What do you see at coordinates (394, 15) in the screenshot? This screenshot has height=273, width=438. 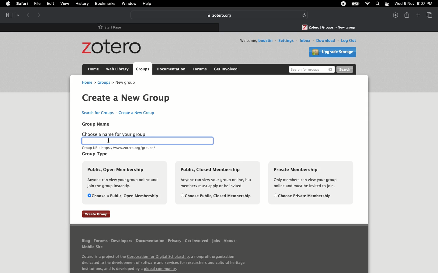 I see `Downlaods` at bounding box center [394, 15].